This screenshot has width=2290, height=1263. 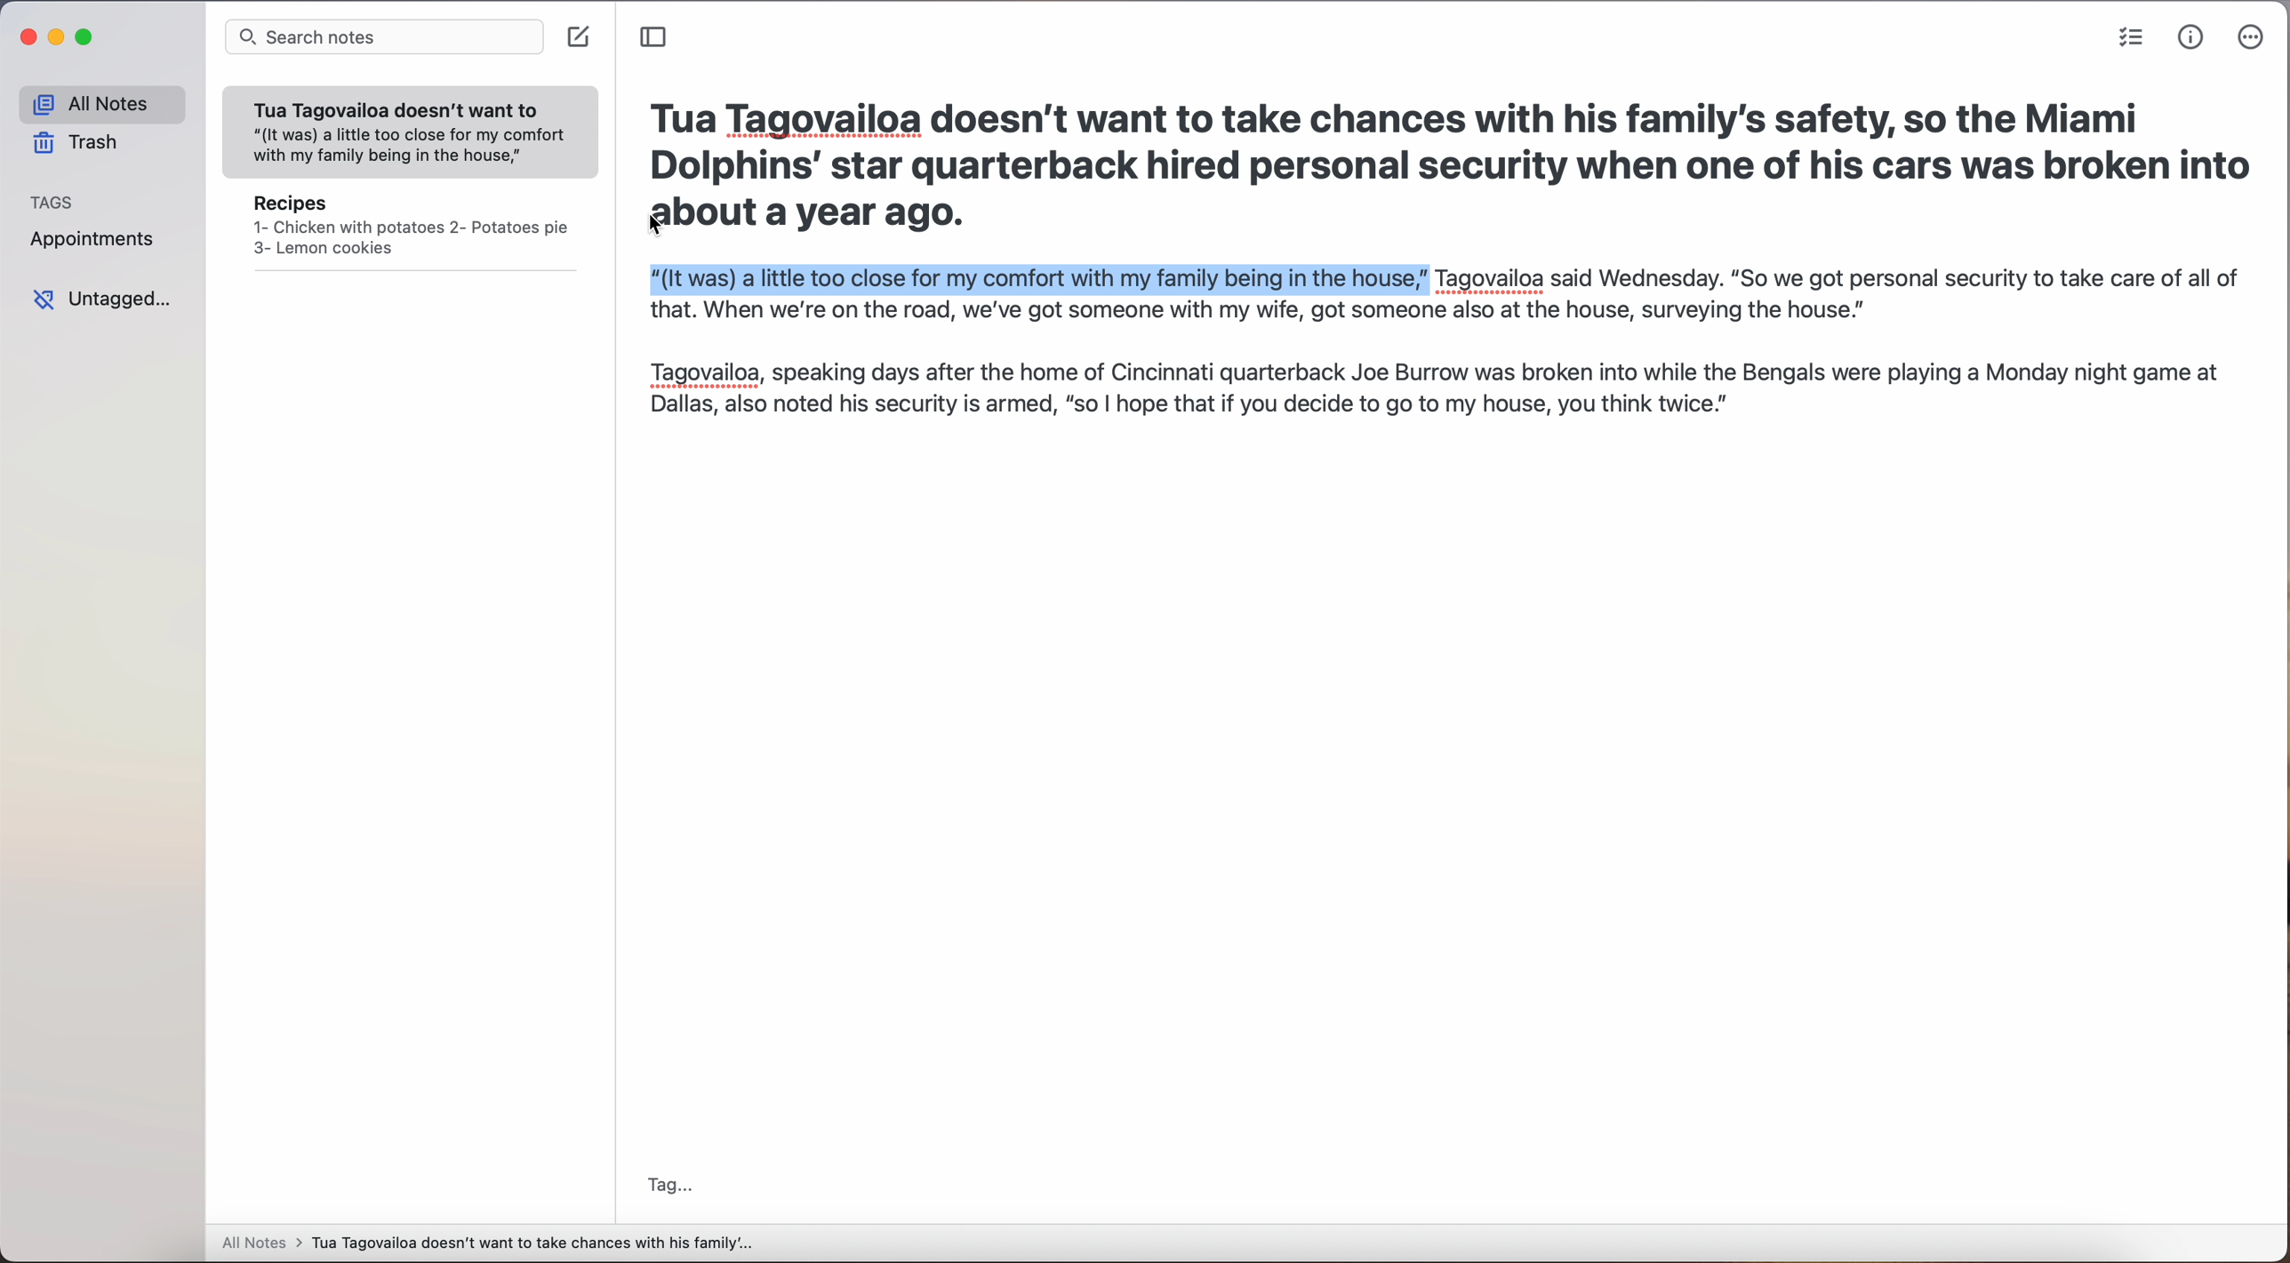 I want to click on untagged..., so click(x=99, y=300).